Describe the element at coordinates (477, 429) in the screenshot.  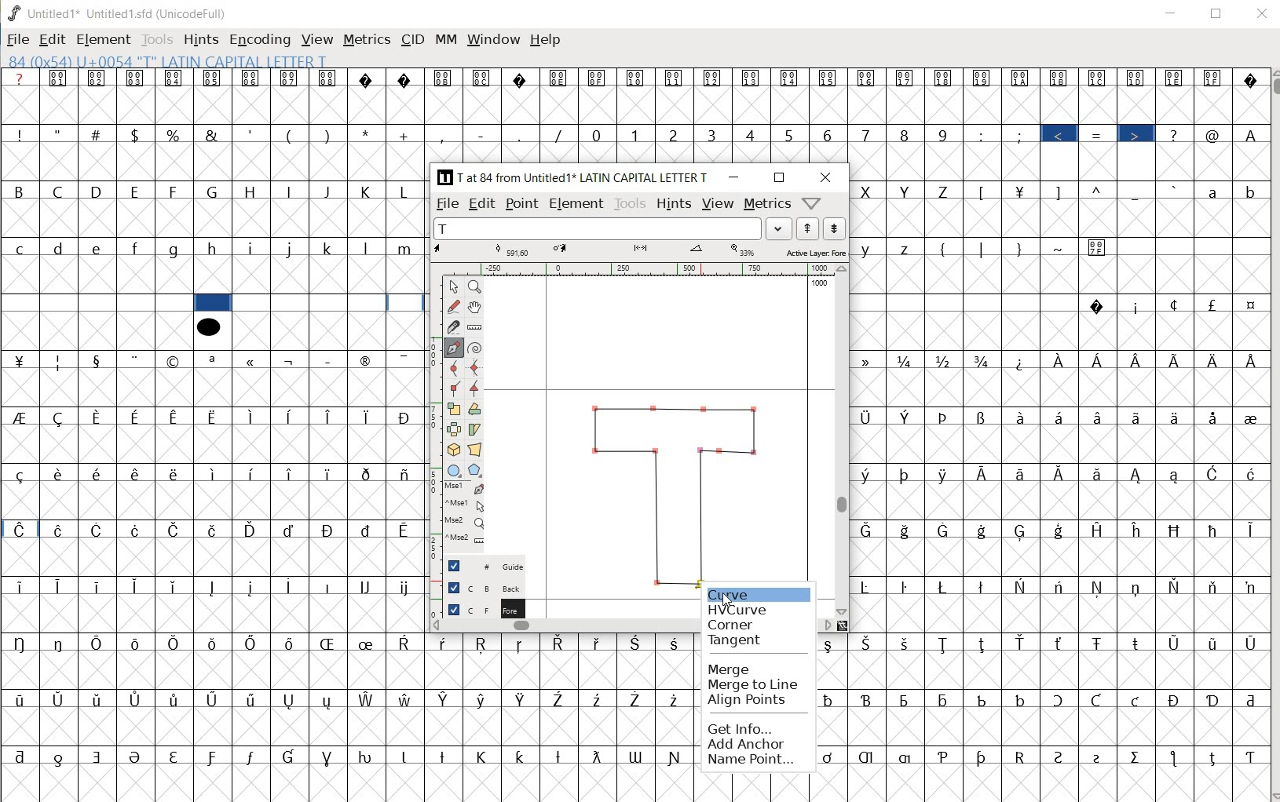
I see `skew` at that location.